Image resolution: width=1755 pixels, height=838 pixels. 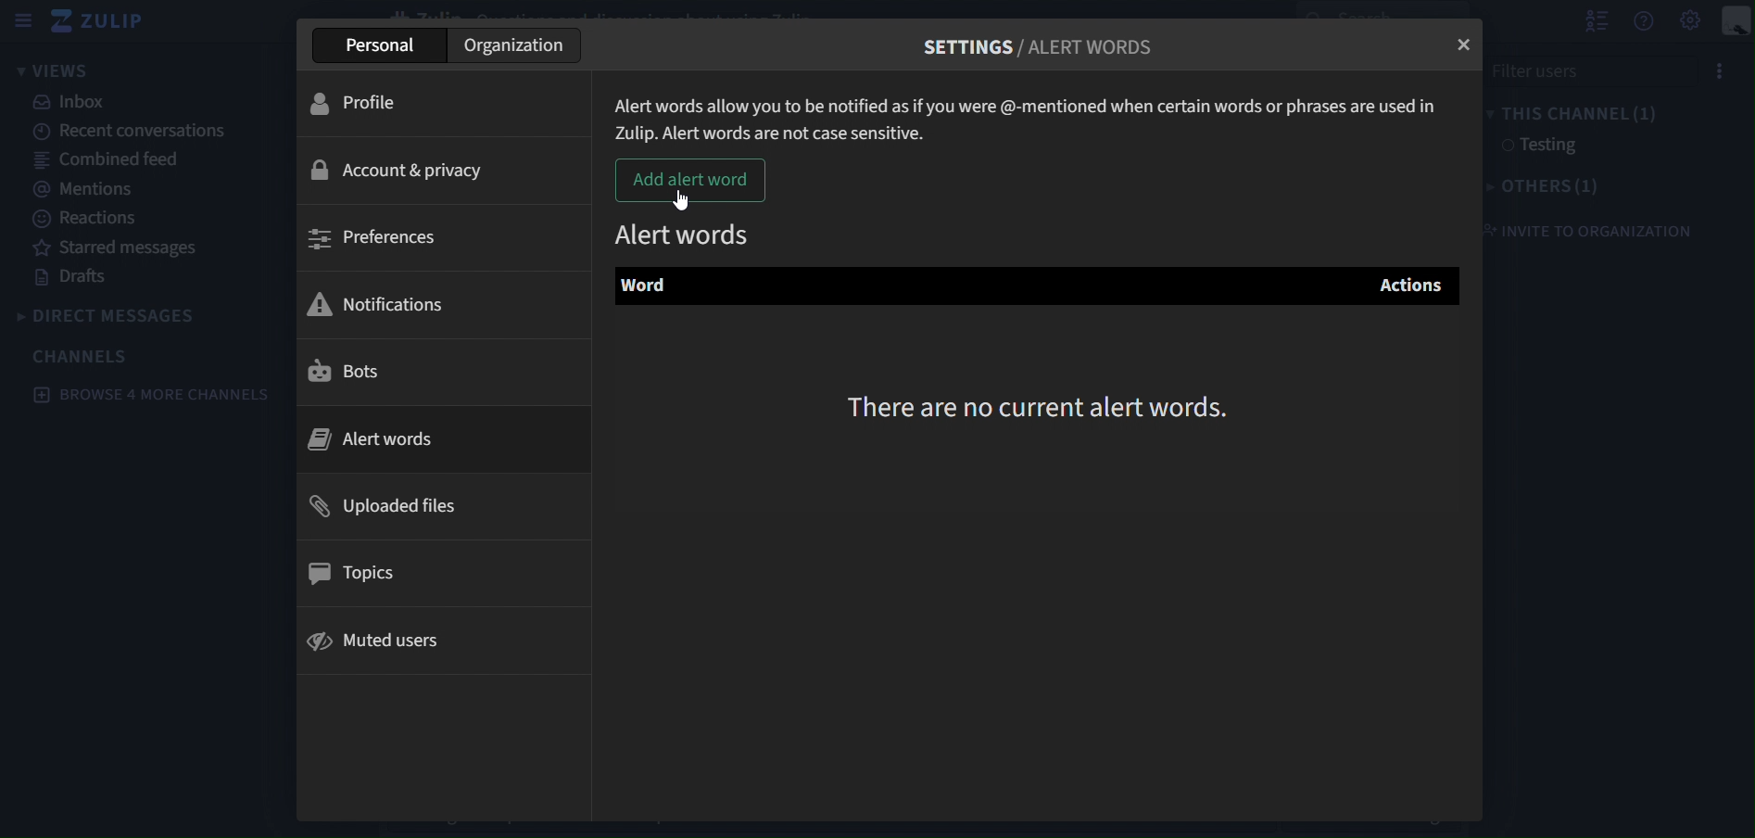 I want to click on settings/alert words, so click(x=1041, y=44).